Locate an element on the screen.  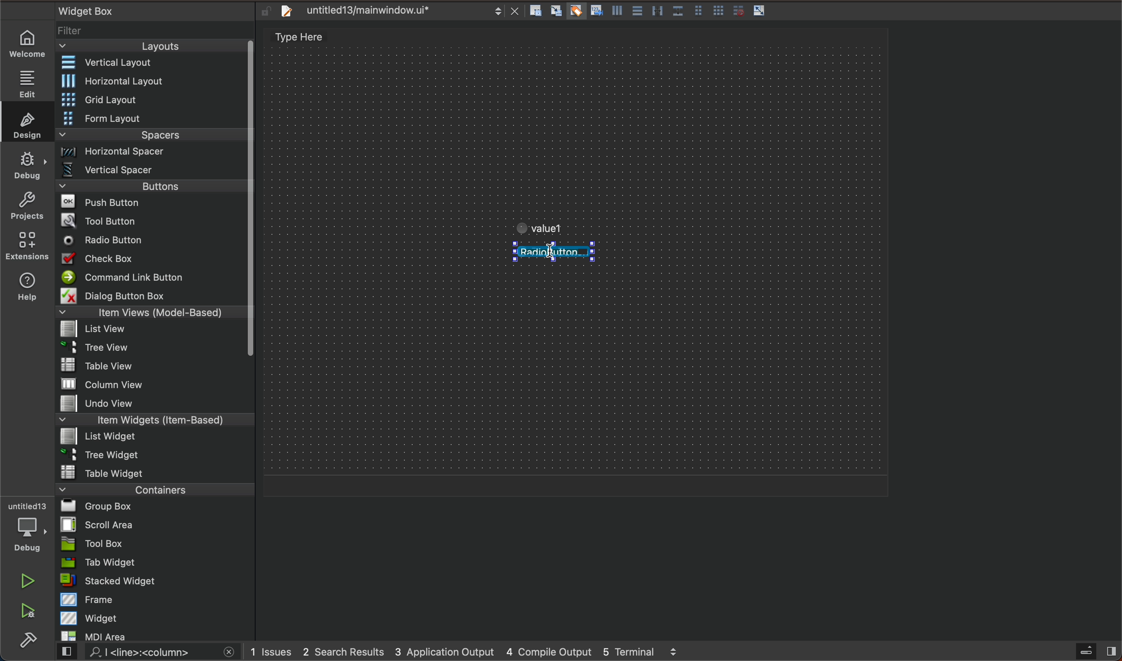
 is located at coordinates (698, 12).